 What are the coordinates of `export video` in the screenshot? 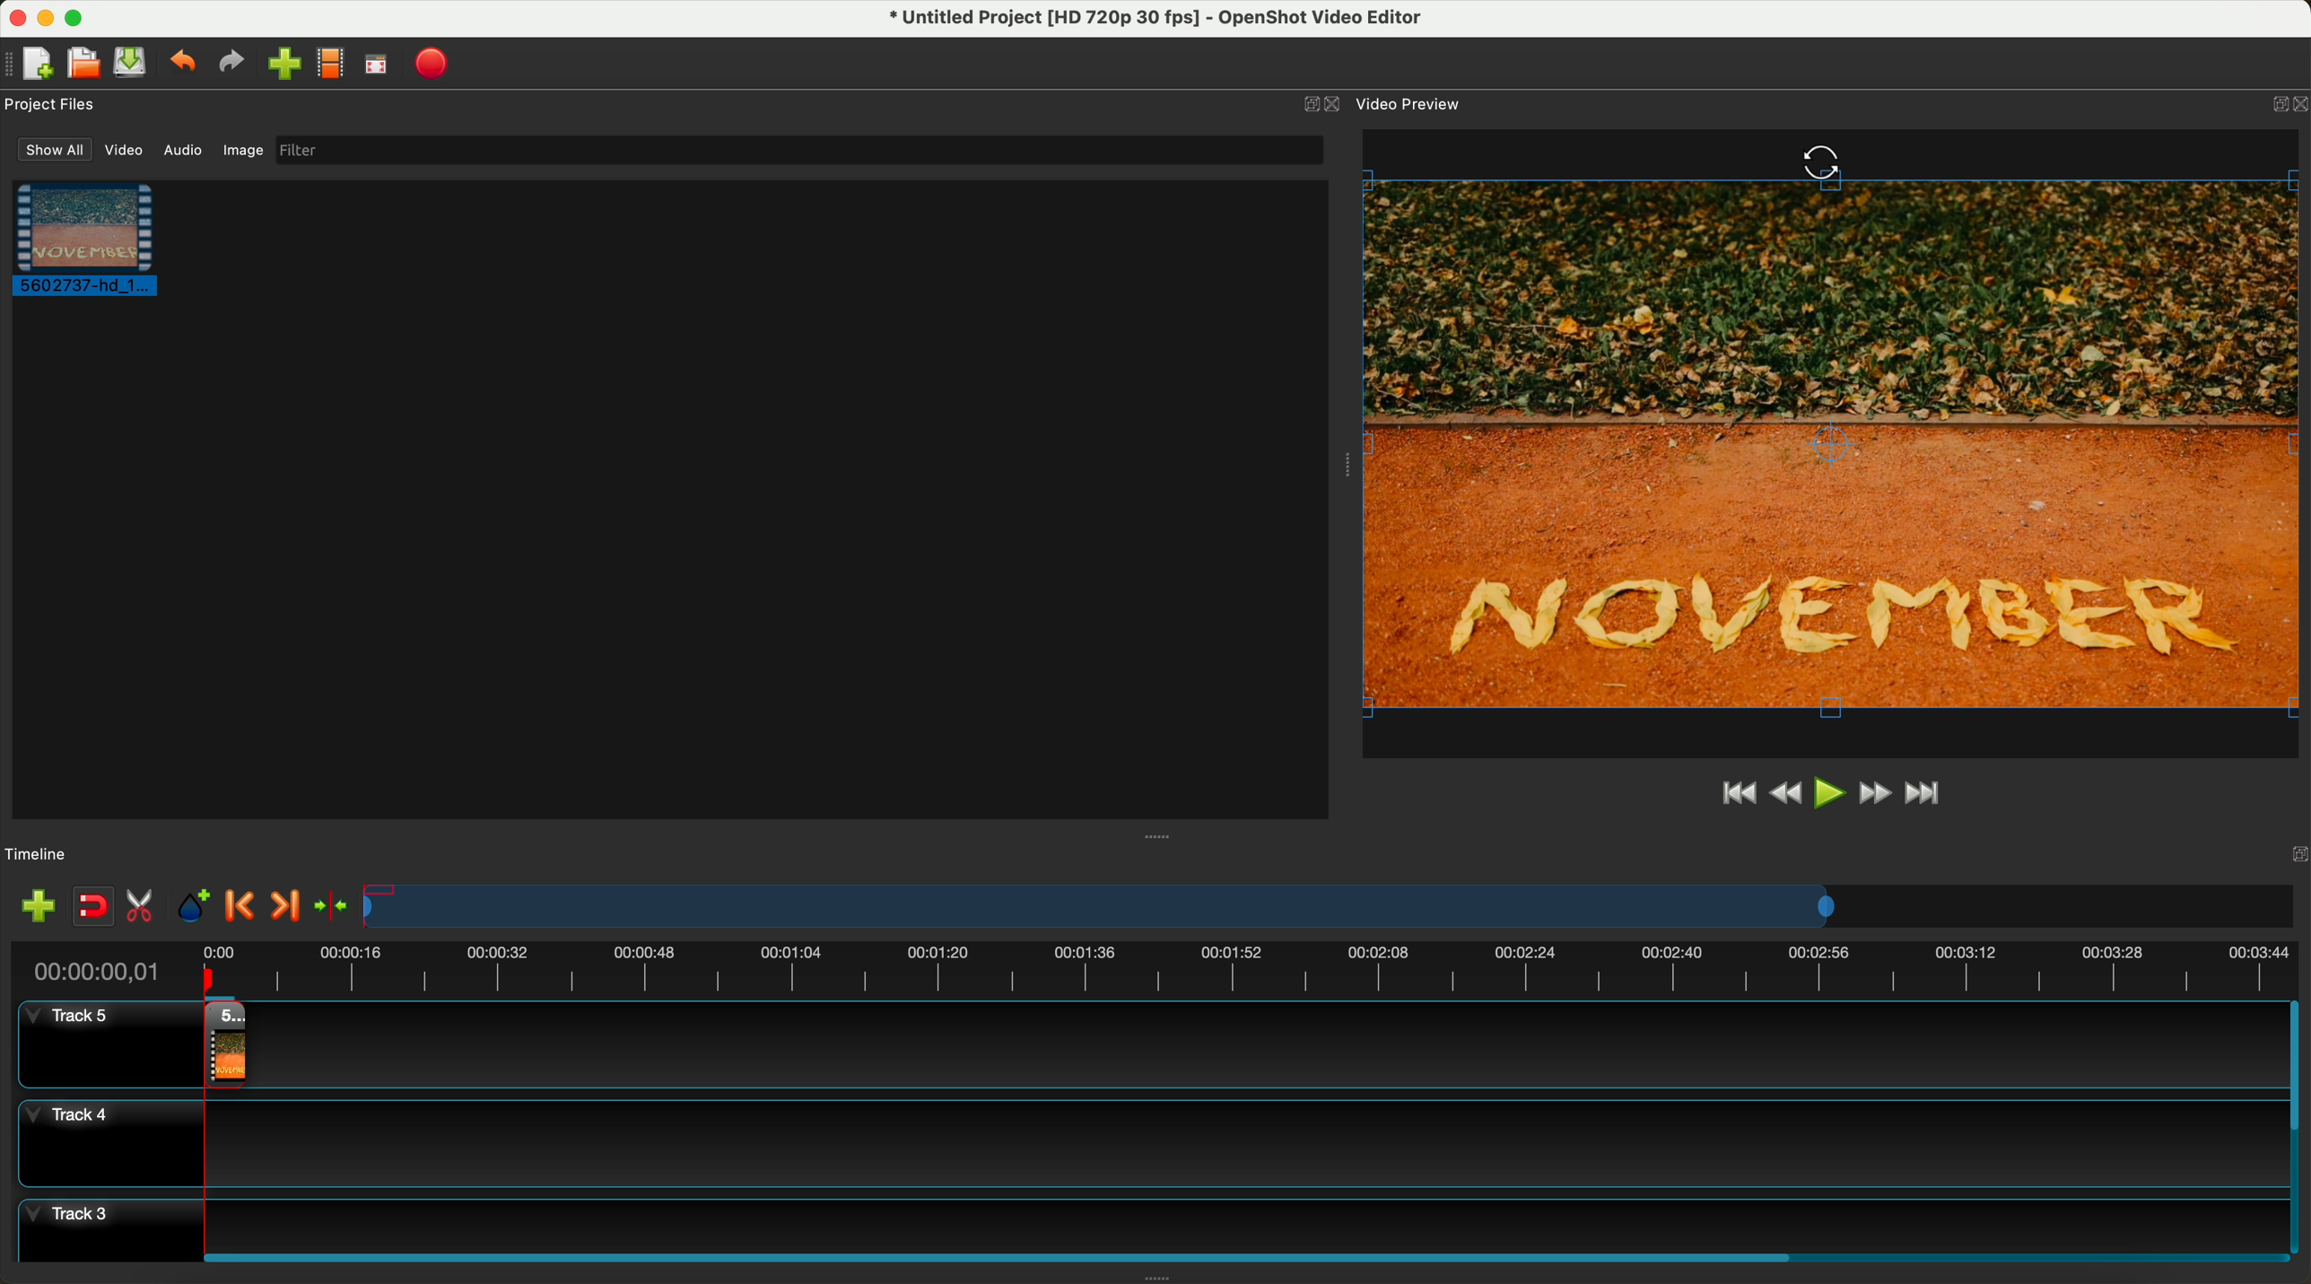 It's located at (433, 64).